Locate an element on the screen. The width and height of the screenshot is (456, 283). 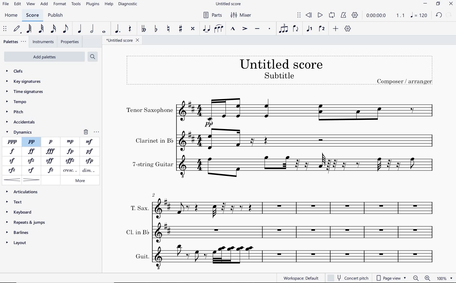
BARLINES is located at coordinates (18, 232).